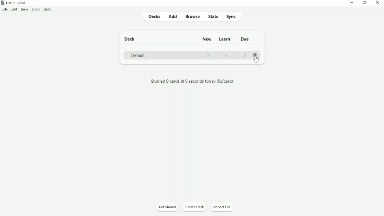  Describe the element at coordinates (48, 9) in the screenshot. I see `Help` at that location.